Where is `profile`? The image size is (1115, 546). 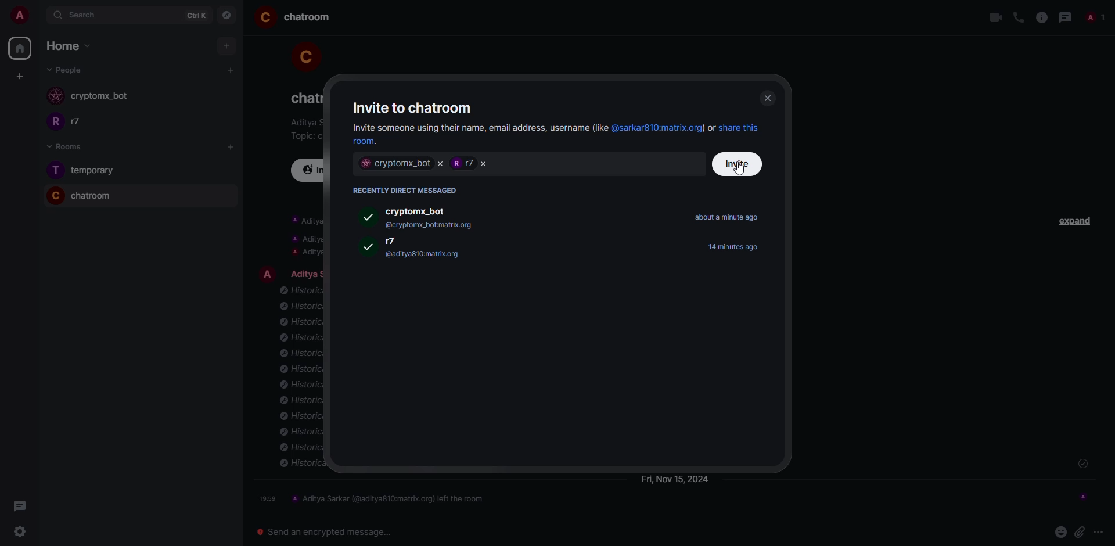 profile is located at coordinates (268, 273).